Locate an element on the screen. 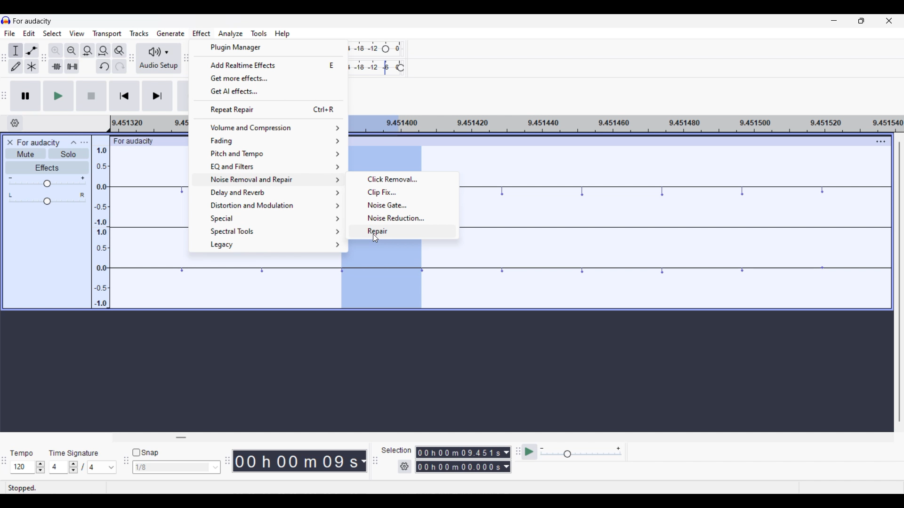 The height and width of the screenshot is (508, 904). Volume and compression options is located at coordinates (270, 127).